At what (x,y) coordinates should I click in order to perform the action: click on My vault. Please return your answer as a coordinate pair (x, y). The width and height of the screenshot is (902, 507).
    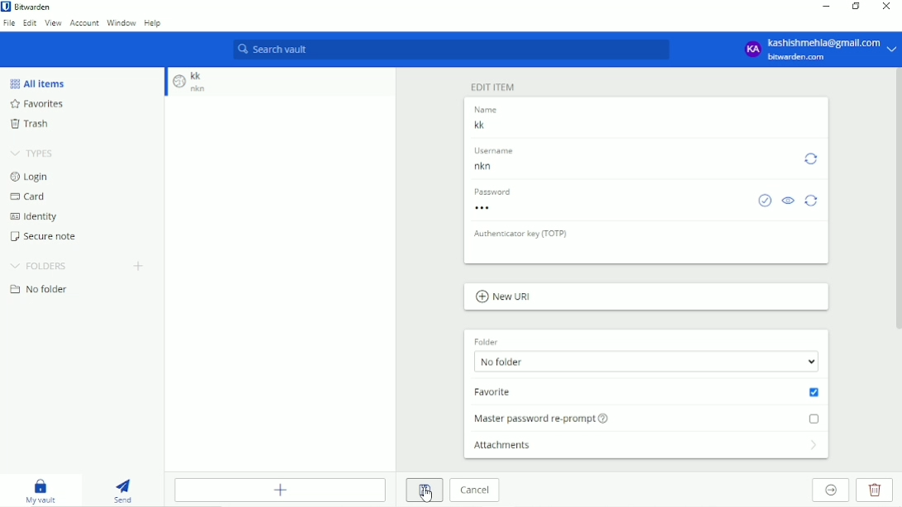
    Looking at the image, I should click on (41, 491).